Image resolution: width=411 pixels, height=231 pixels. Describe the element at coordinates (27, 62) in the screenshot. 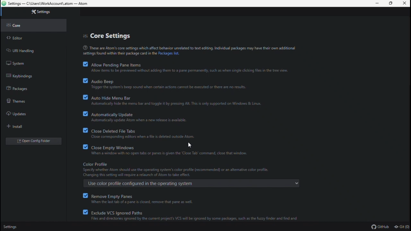

I see `system` at that location.